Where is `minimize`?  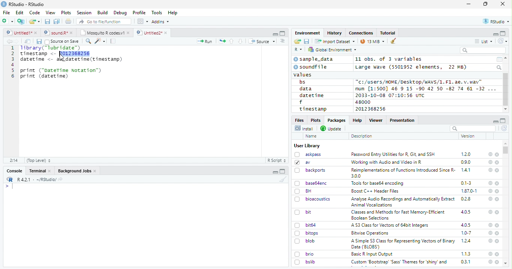 minimize is located at coordinates (275, 33).